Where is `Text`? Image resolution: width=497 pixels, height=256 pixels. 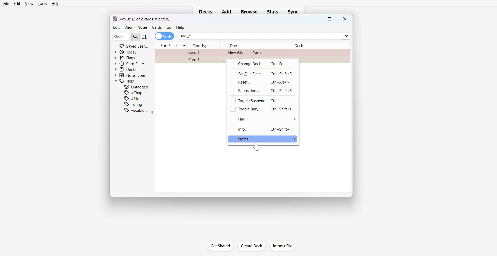
Text is located at coordinates (142, 18).